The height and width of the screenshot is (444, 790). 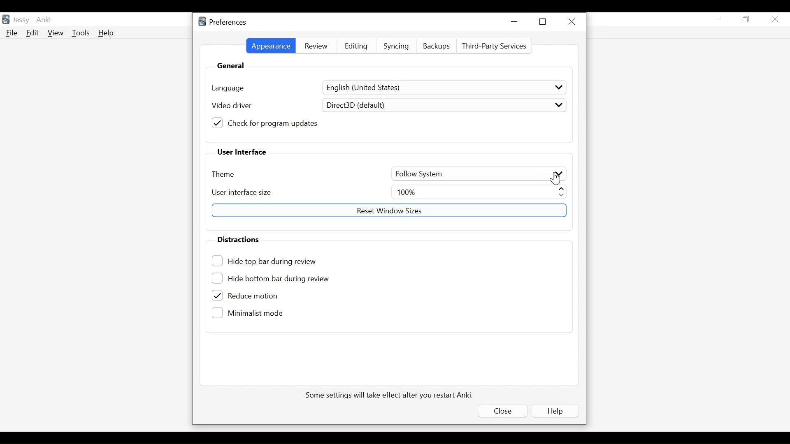 What do you see at coordinates (556, 178) in the screenshot?
I see `Cursor` at bounding box center [556, 178].